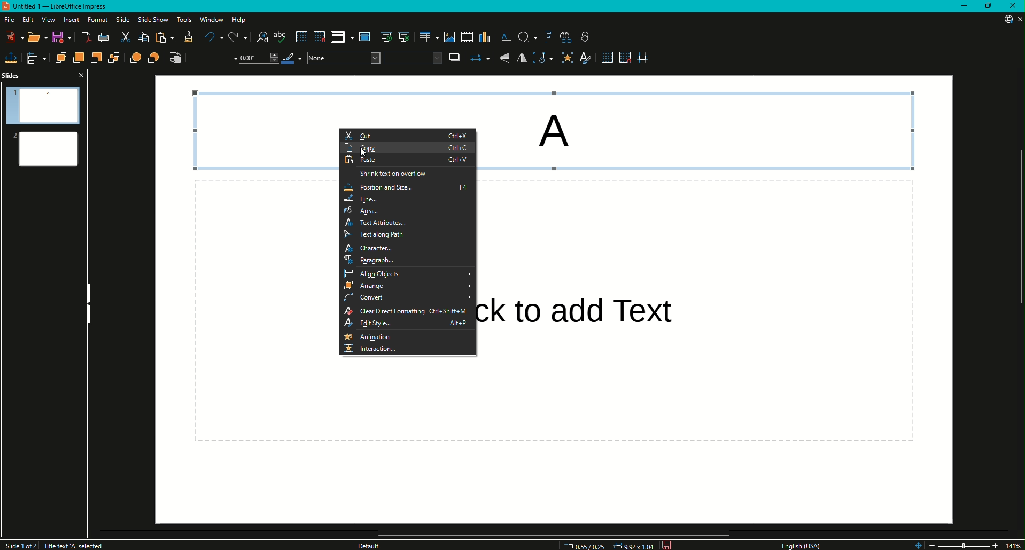 The height and width of the screenshot is (550, 1025). Describe the element at coordinates (185, 20) in the screenshot. I see `Tools` at that location.